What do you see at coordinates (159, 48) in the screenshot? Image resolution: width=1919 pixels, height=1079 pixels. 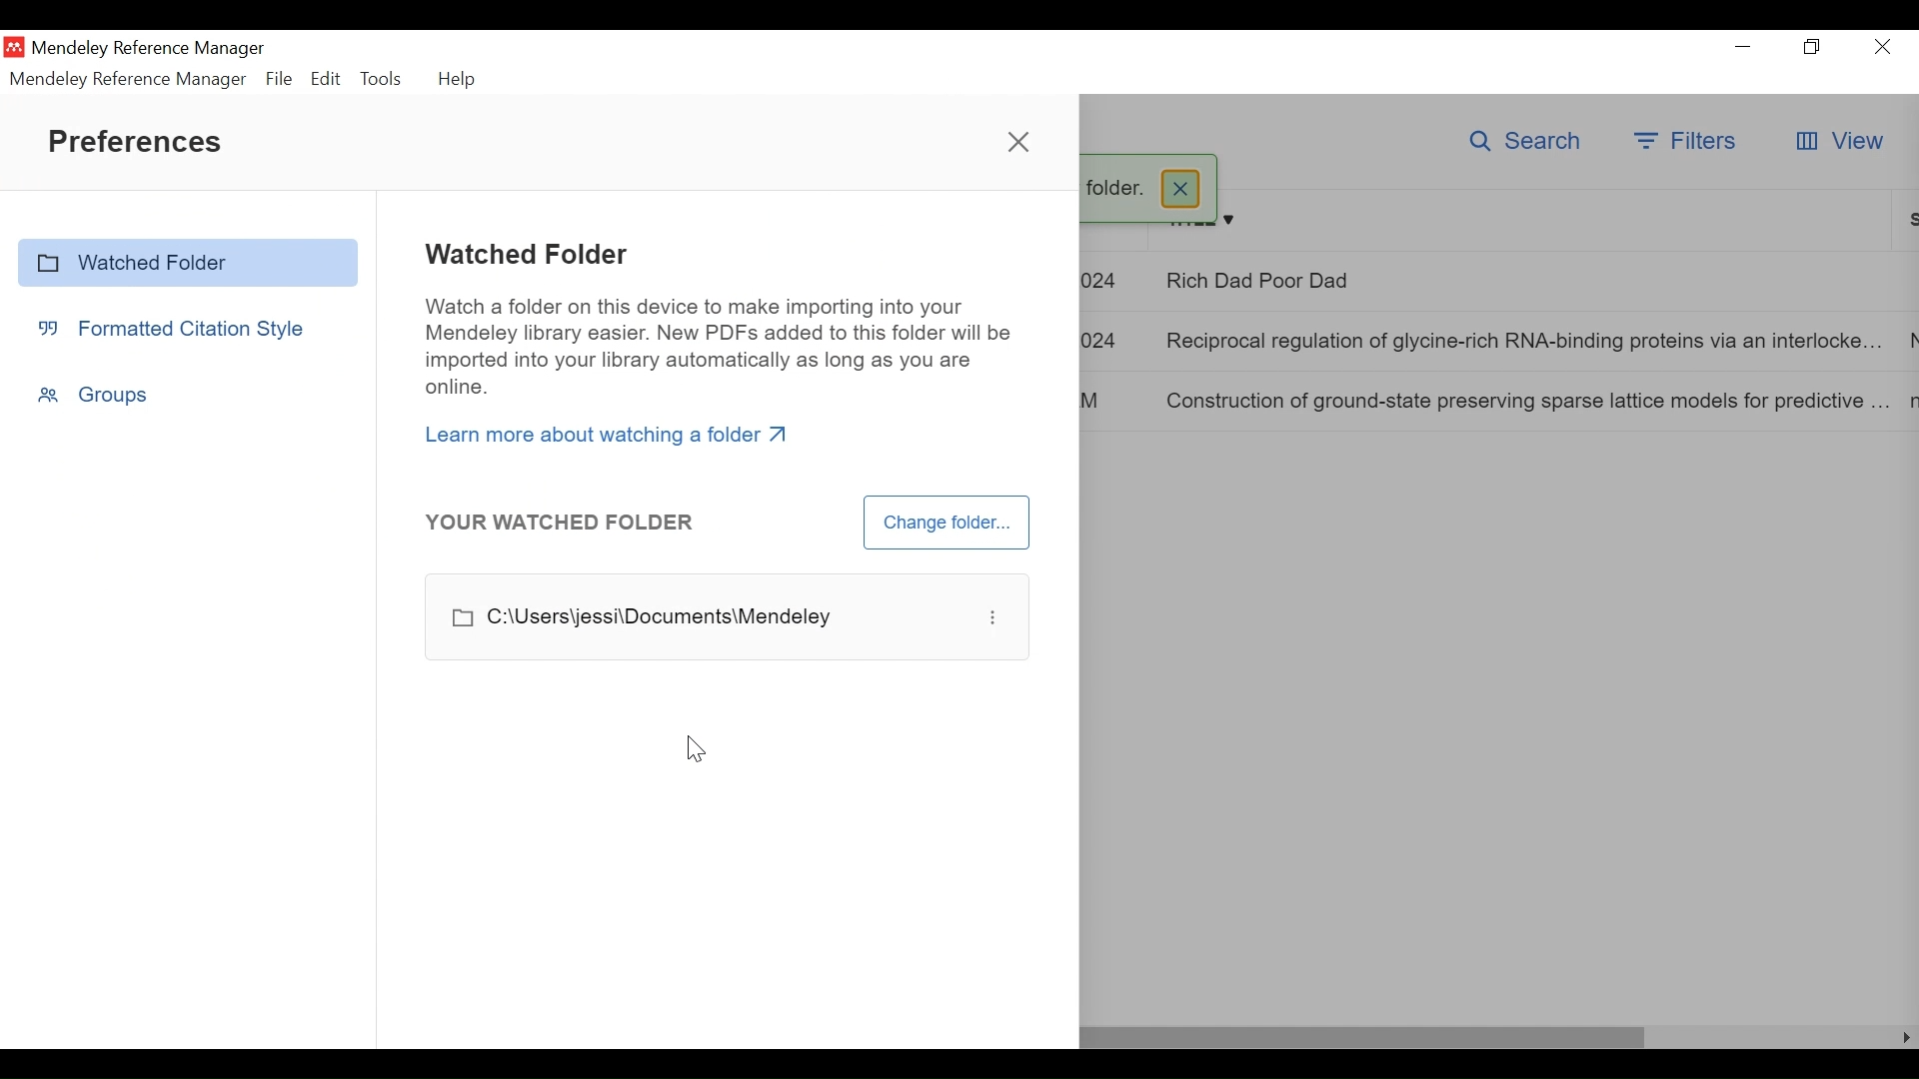 I see `Mendeley Reference Manager` at bounding box center [159, 48].